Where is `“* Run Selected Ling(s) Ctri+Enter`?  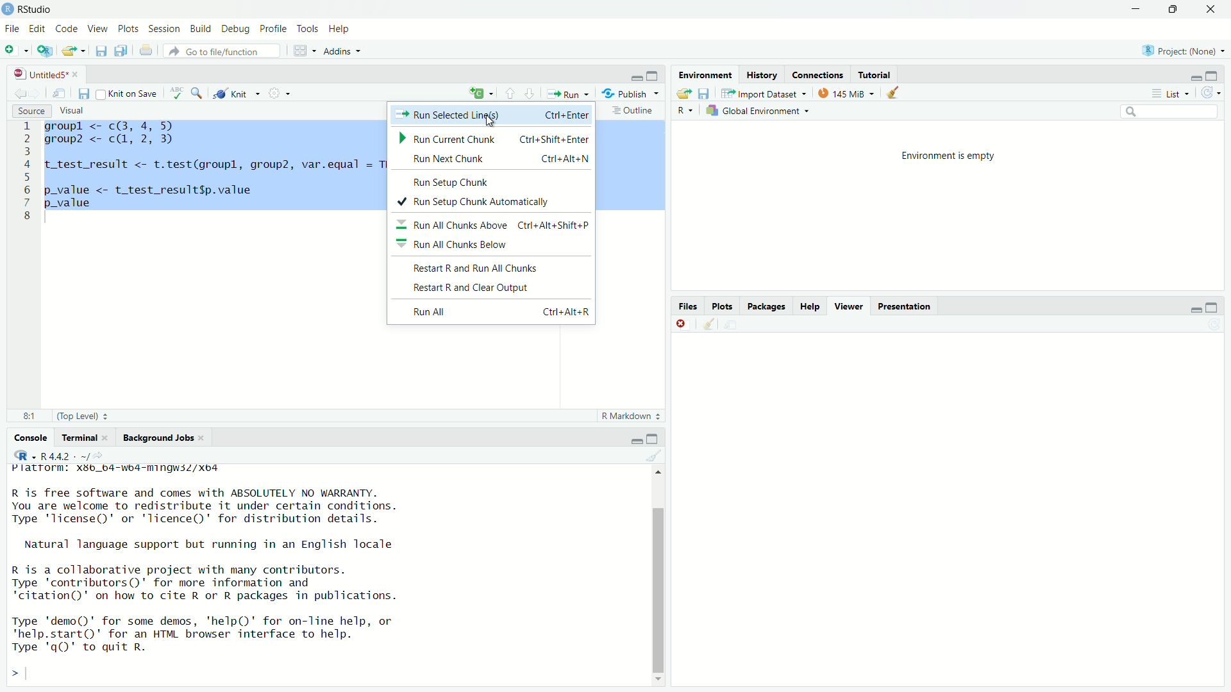
“* Run Selected Ling(s) Ctri+Enter is located at coordinates (491, 114).